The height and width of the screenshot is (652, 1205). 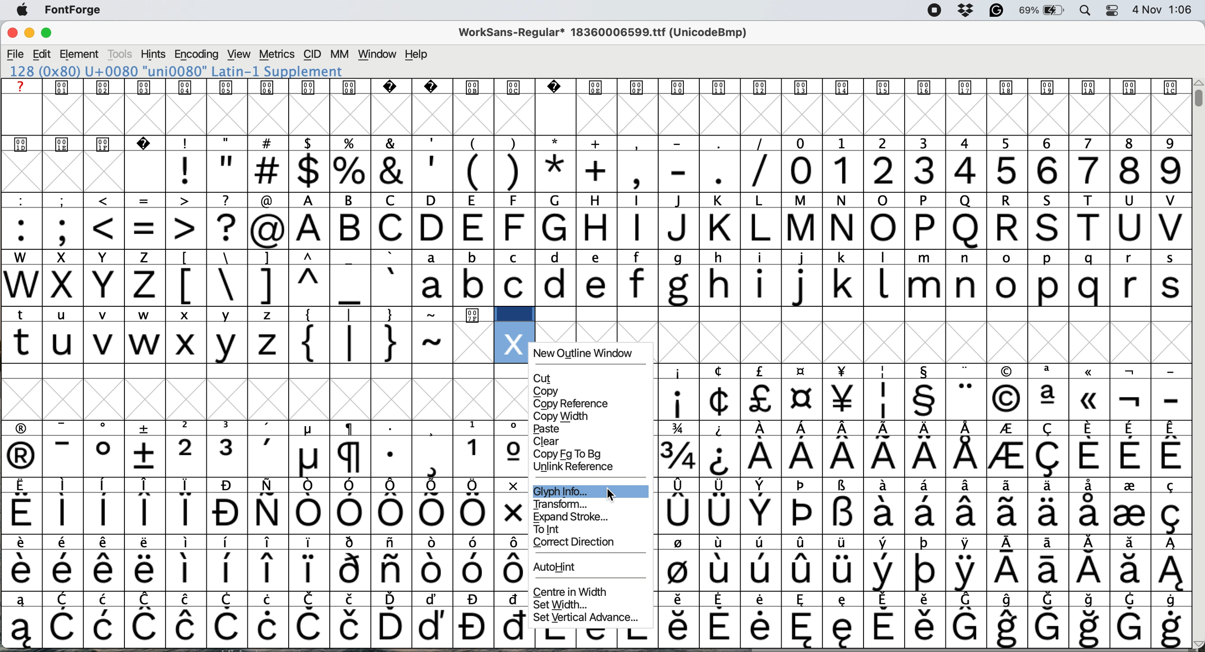 What do you see at coordinates (601, 116) in the screenshot?
I see `glyph grid` at bounding box center [601, 116].